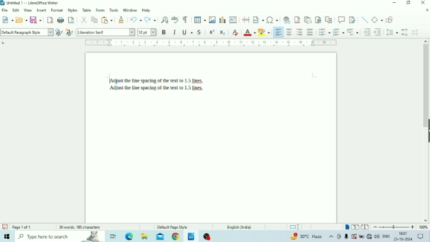  I want to click on Close Document, so click(426, 10).